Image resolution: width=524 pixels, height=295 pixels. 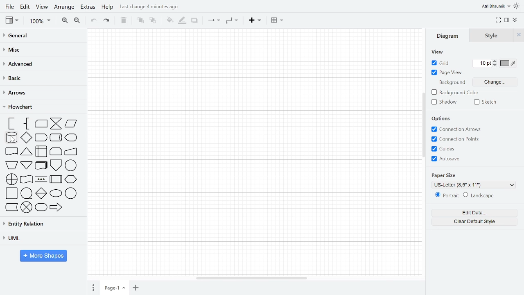 I want to click on off page reference , so click(x=56, y=166).